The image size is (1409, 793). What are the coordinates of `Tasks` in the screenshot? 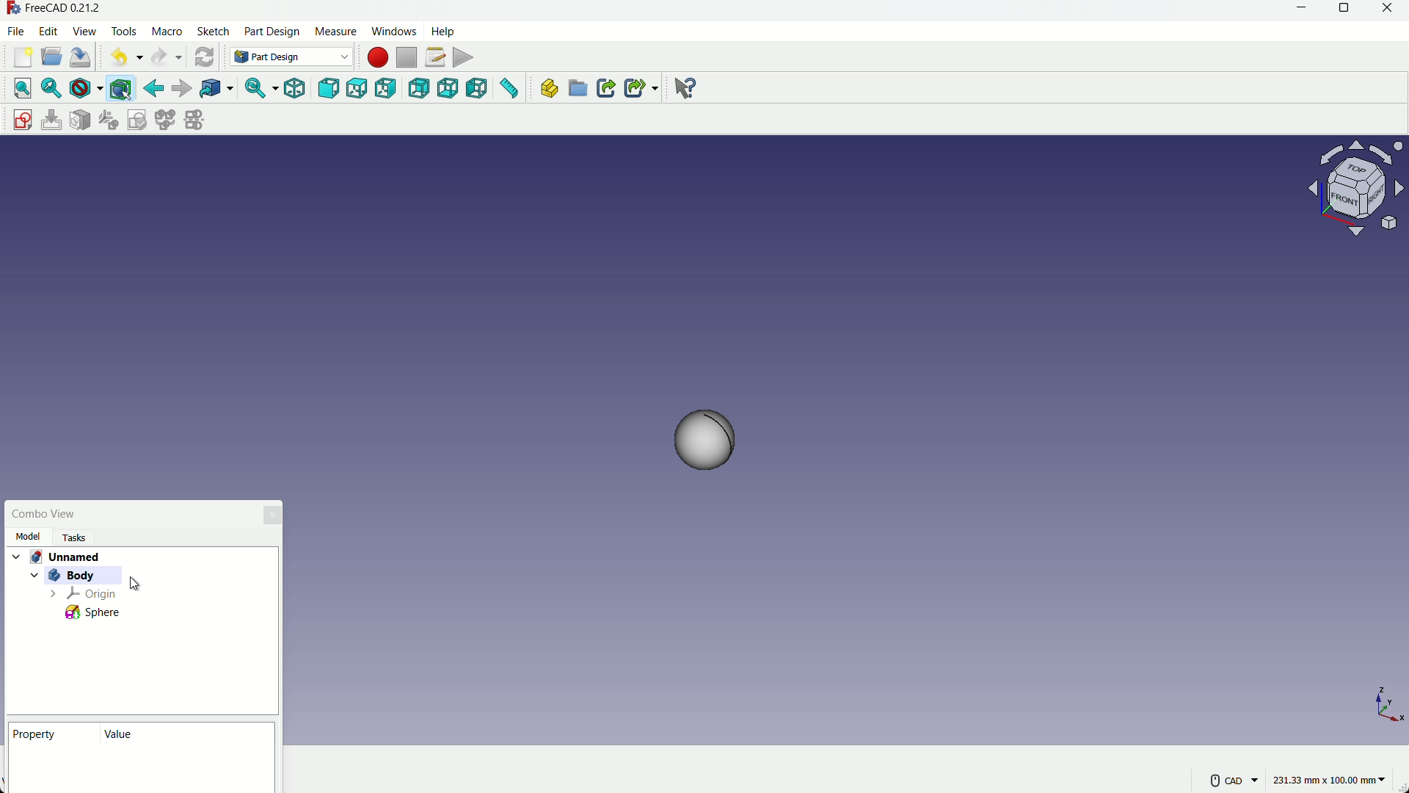 It's located at (80, 537).